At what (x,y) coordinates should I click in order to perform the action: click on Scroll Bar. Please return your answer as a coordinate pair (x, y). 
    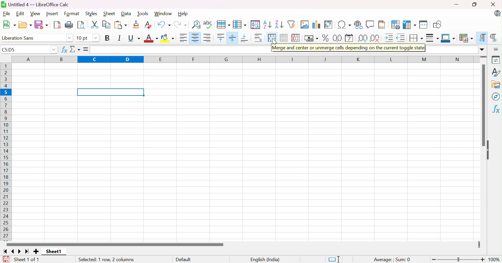
    Looking at the image, I should click on (482, 105).